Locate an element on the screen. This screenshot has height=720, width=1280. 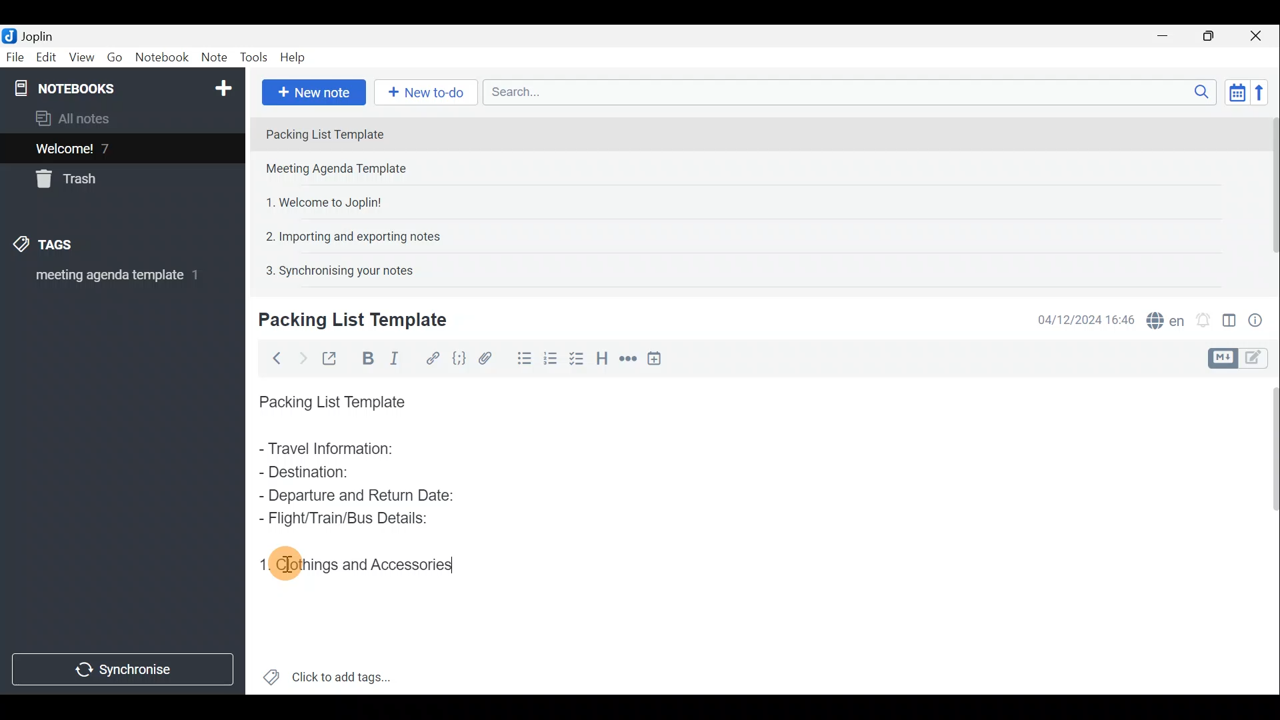
Forward is located at coordinates (300, 357).